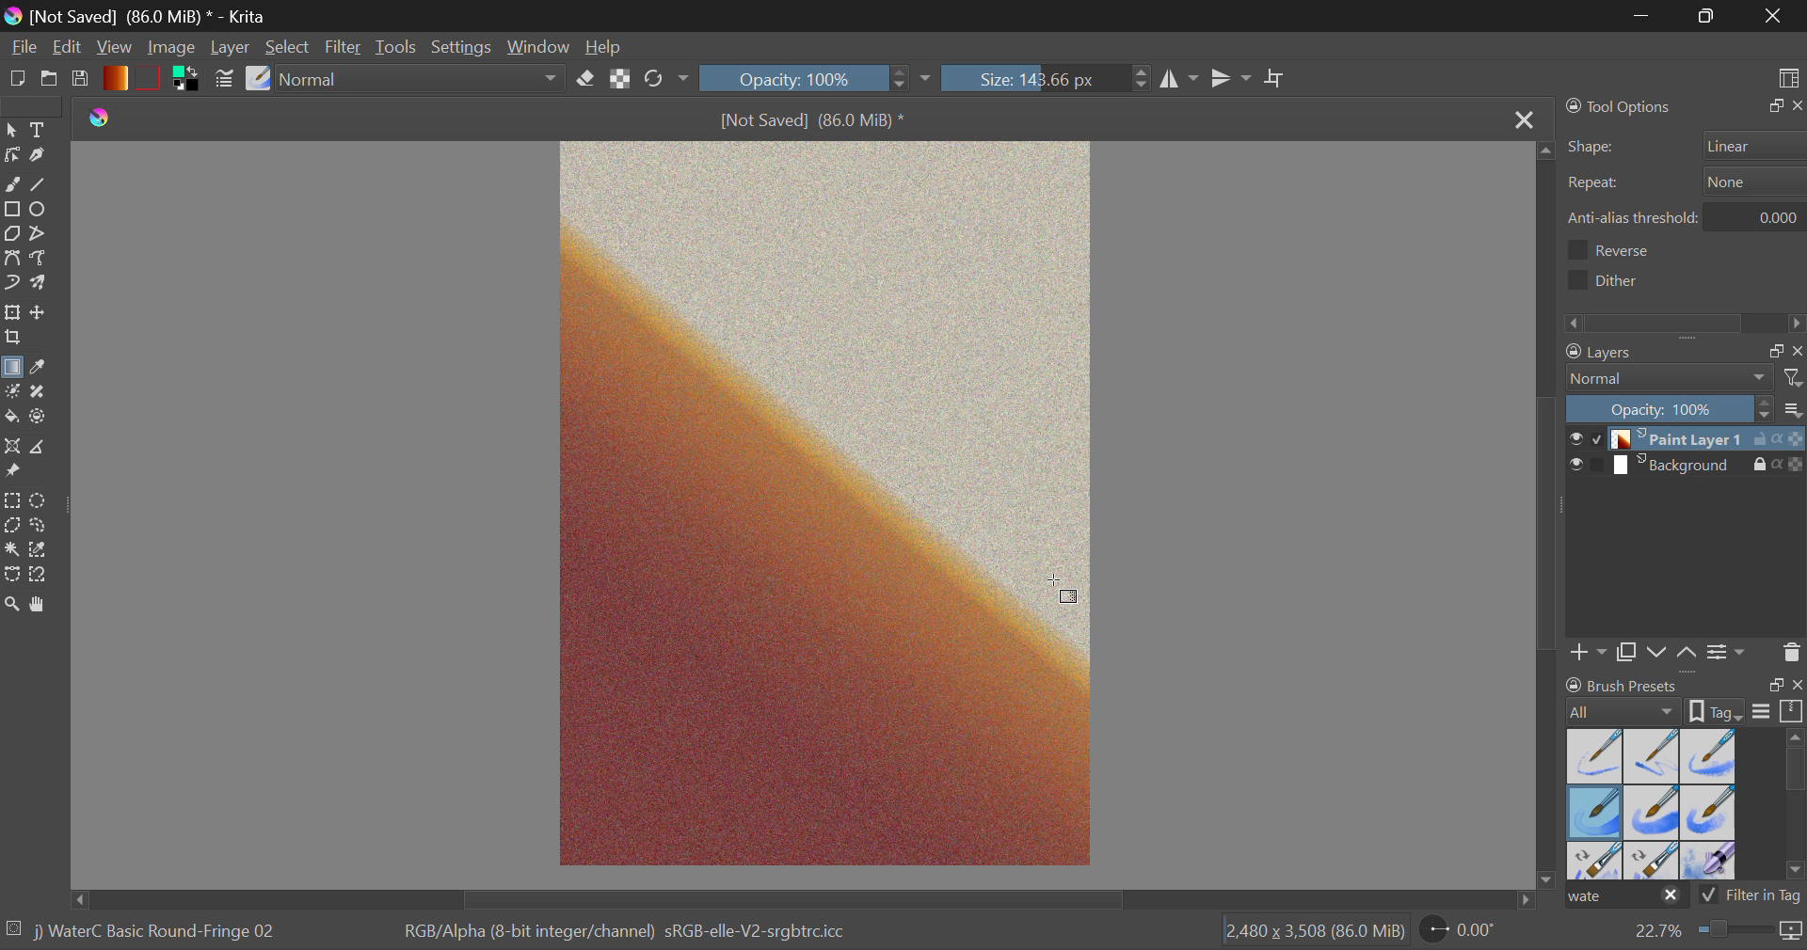 Image resolution: width=1807 pixels, height=950 pixels. What do you see at coordinates (1610, 279) in the screenshot?
I see `dither` at bounding box center [1610, 279].